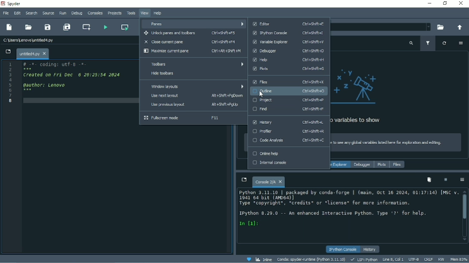 The image size is (469, 263). I want to click on Tools, so click(131, 13).